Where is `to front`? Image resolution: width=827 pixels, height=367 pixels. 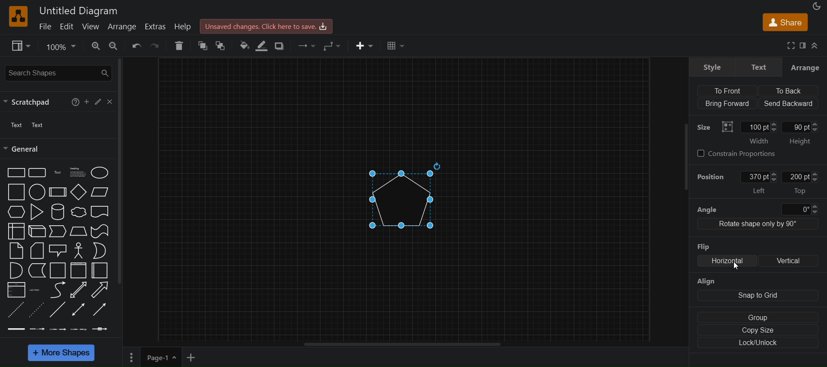
to front is located at coordinates (203, 45).